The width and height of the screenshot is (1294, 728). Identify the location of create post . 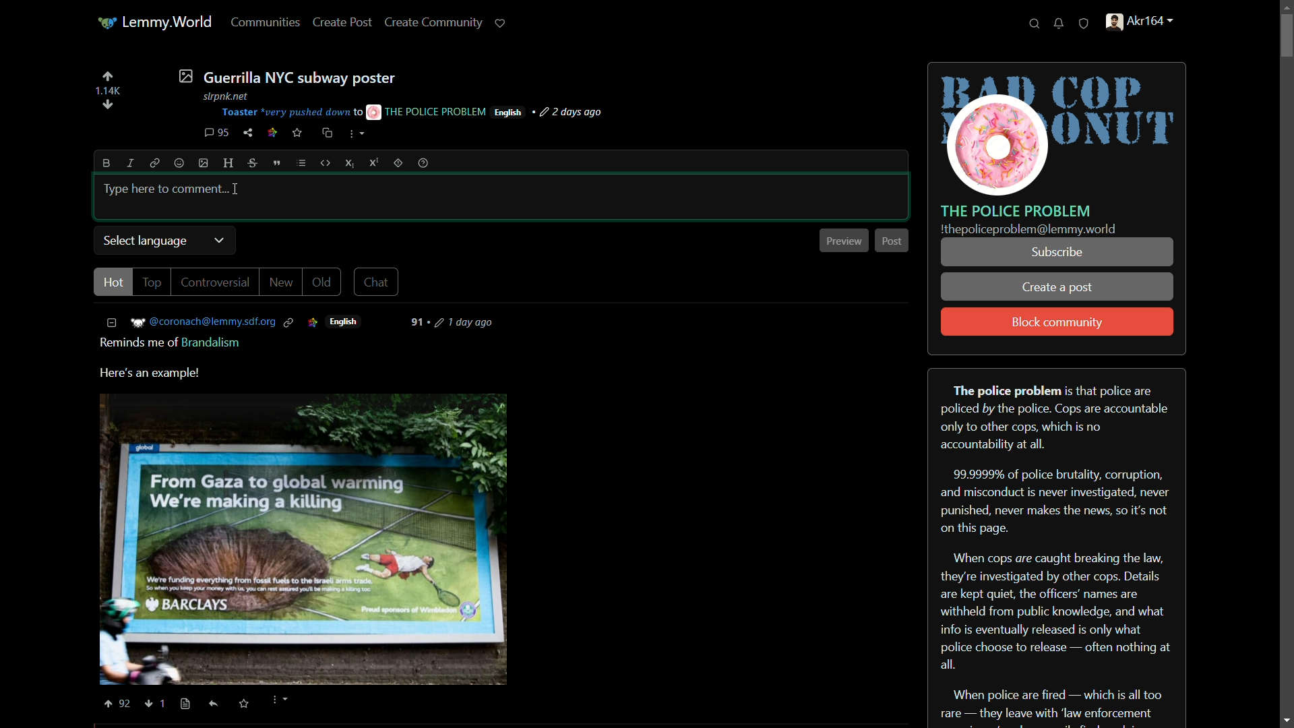
(343, 23).